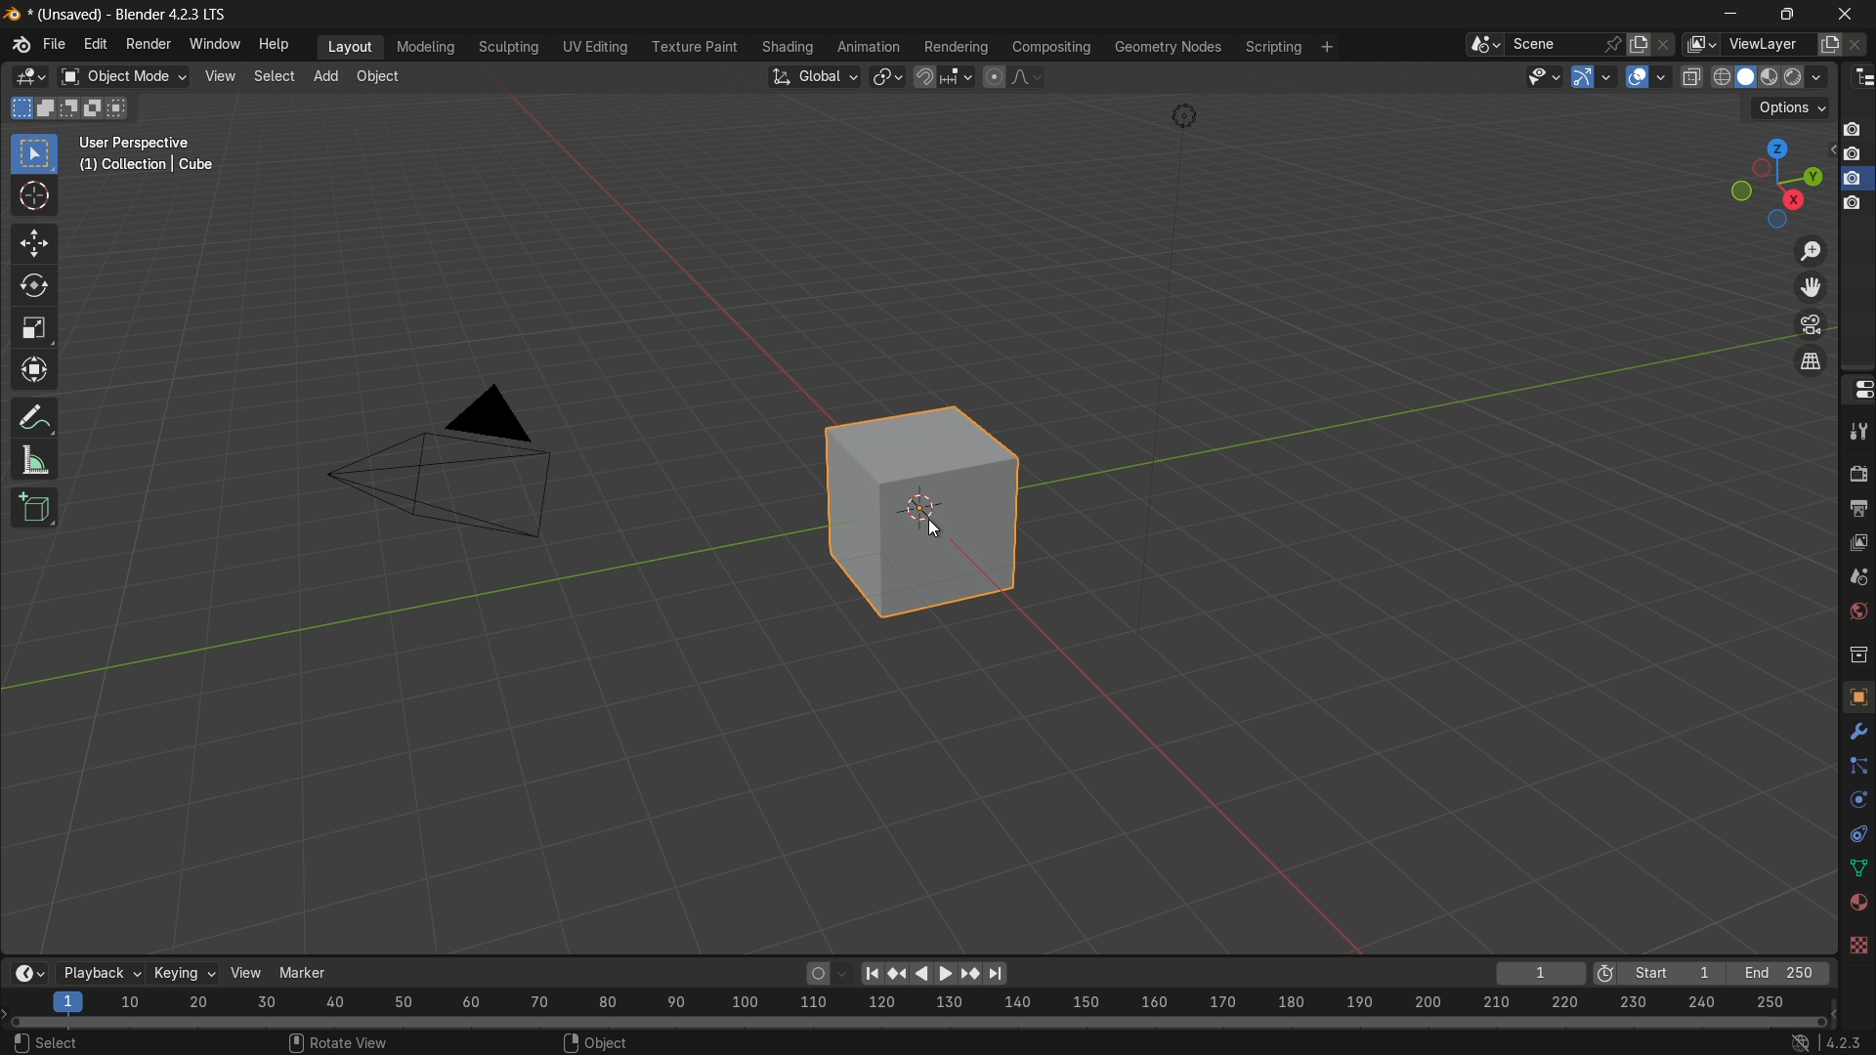 This screenshot has height=1055, width=1876. Describe the element at coordinates (945, 77) in the screenshot. I see `snap` at that location.